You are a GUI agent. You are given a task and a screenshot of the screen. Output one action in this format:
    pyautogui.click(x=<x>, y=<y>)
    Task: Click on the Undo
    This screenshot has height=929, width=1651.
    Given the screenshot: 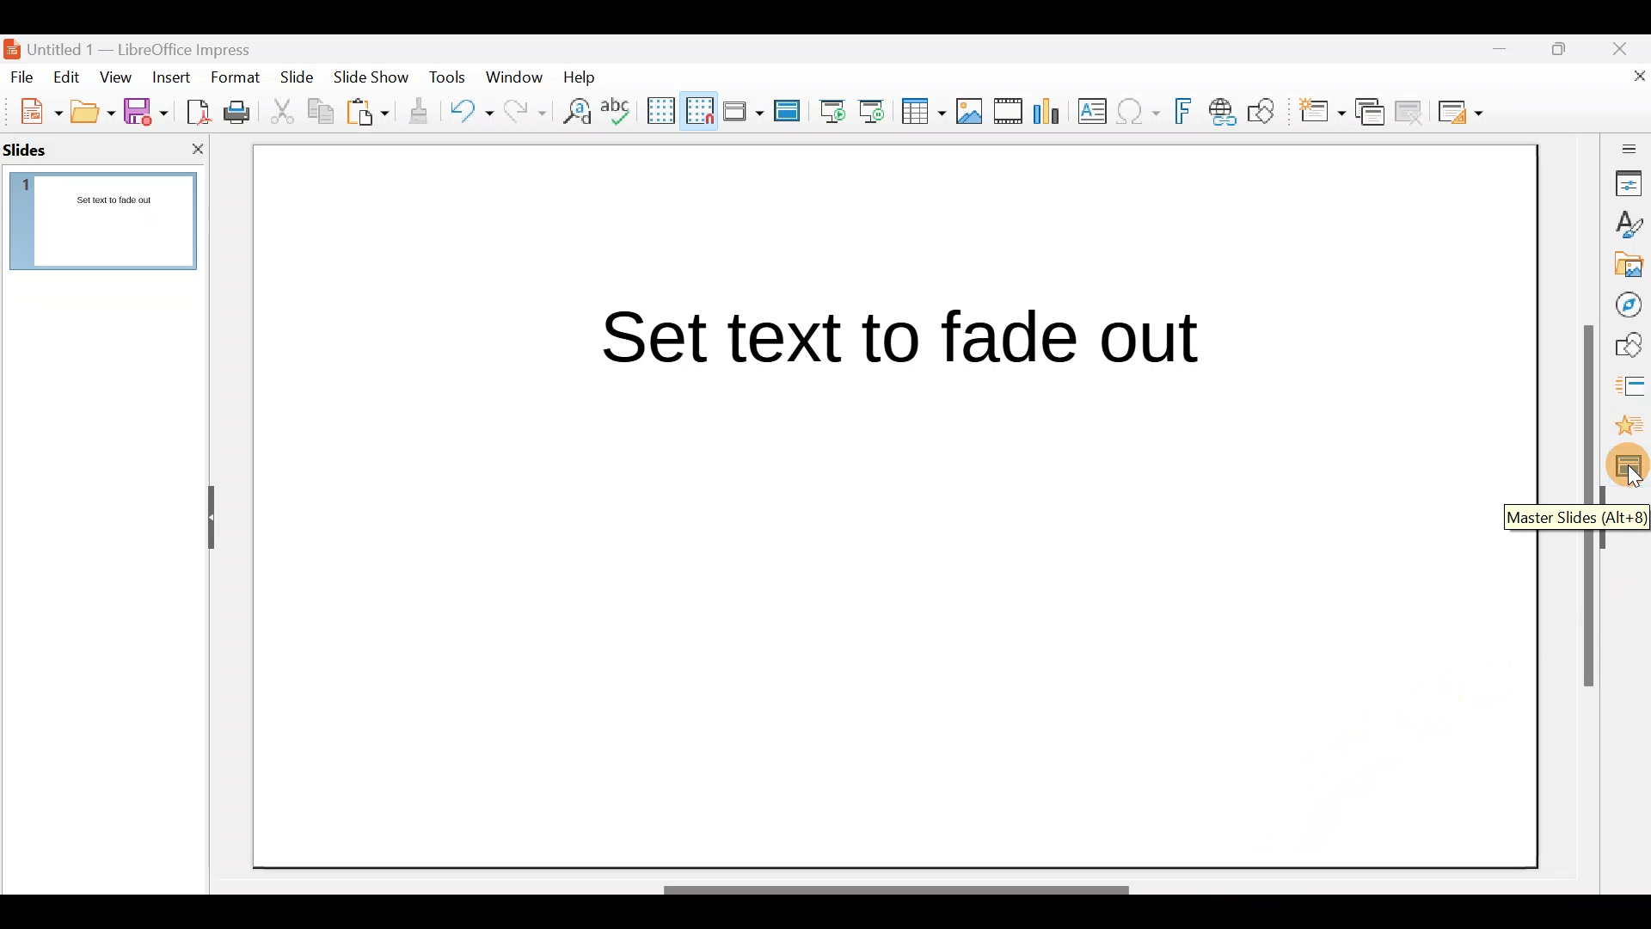 What is the action you would take?
    pyautogui.click(x=471, y=114)
    